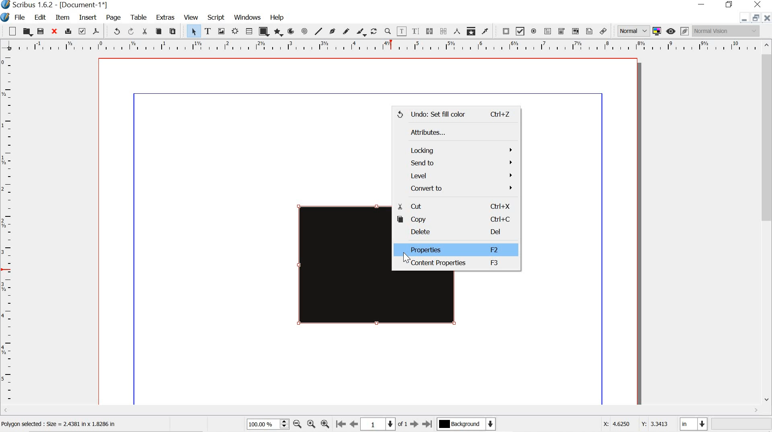 The width and height of the screenshot is (772, 432). Describe the element at coordinates (333, 31) in the screenshot. I see `bezier curve` at that location.